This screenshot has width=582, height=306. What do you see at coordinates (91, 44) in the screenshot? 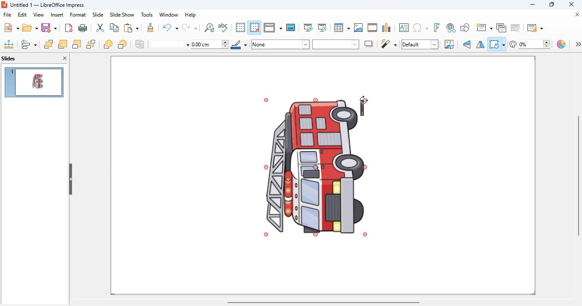
I see `send to back` at bounding box center [91, 44].